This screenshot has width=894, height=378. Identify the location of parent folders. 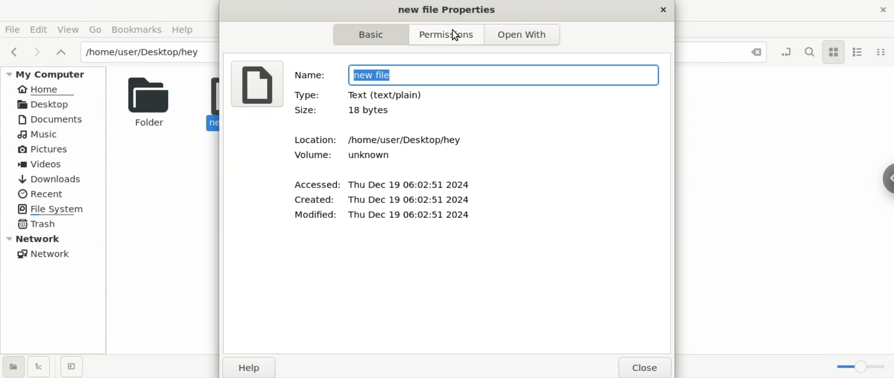
(61, 51).